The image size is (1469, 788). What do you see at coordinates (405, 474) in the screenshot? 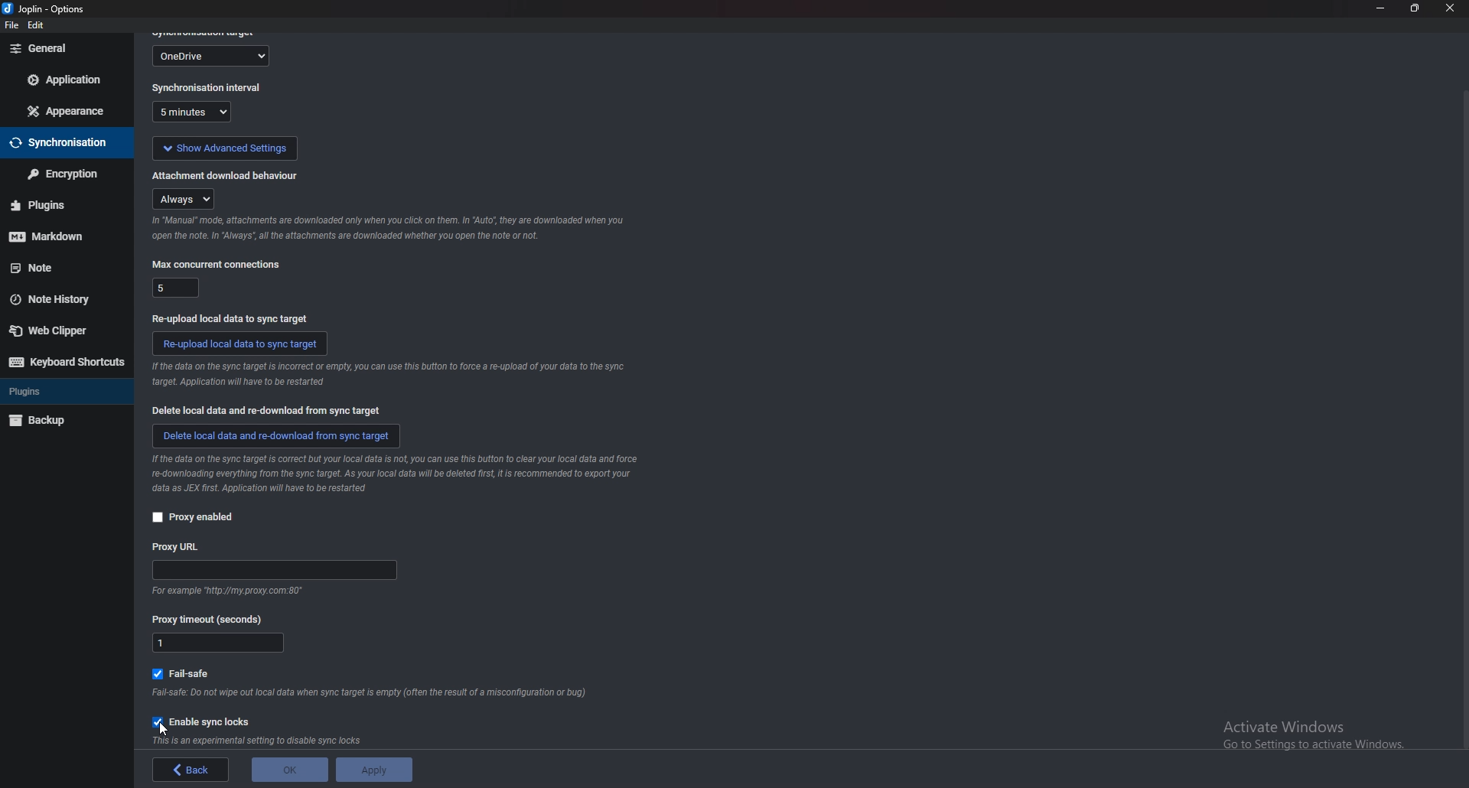
I see `info` at bounding box center [405, 474].